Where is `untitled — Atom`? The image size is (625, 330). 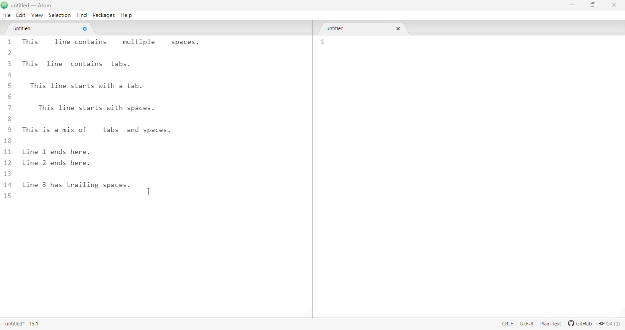 untitled — Atom is located at coordinates (34, 6).